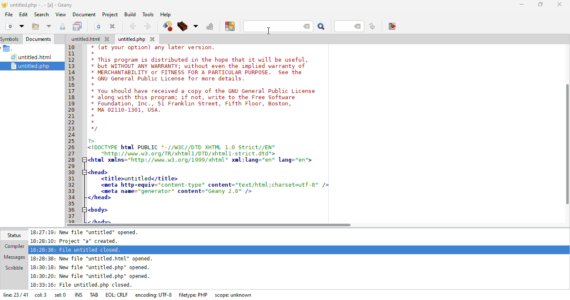 This screenshot has height=300, width=570. I want to click on col: 3, so click(40, 296).